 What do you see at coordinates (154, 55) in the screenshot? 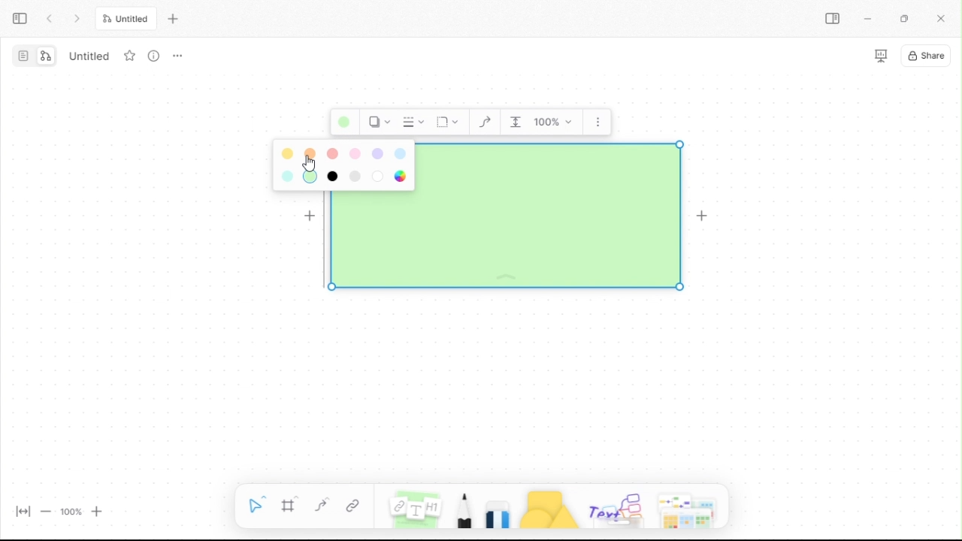
I see `more info` at bounding box center [154, 55].